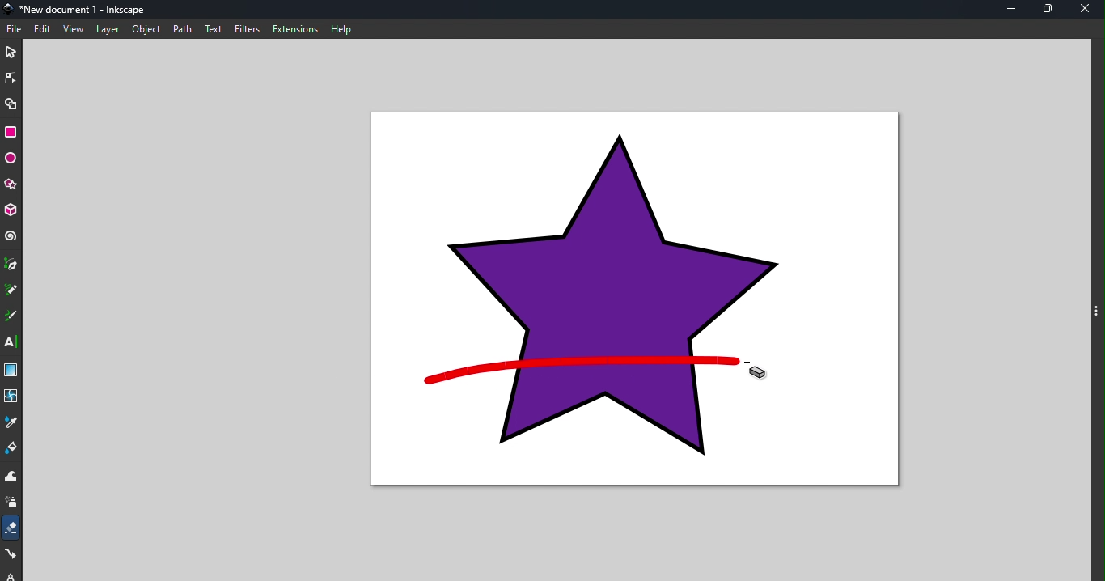 The height and width of the screenshot is (581, 1105). What do you see at coordinates (12, 555) in the screenshot?
I see `connector tool` at bounding box center [12, 555].